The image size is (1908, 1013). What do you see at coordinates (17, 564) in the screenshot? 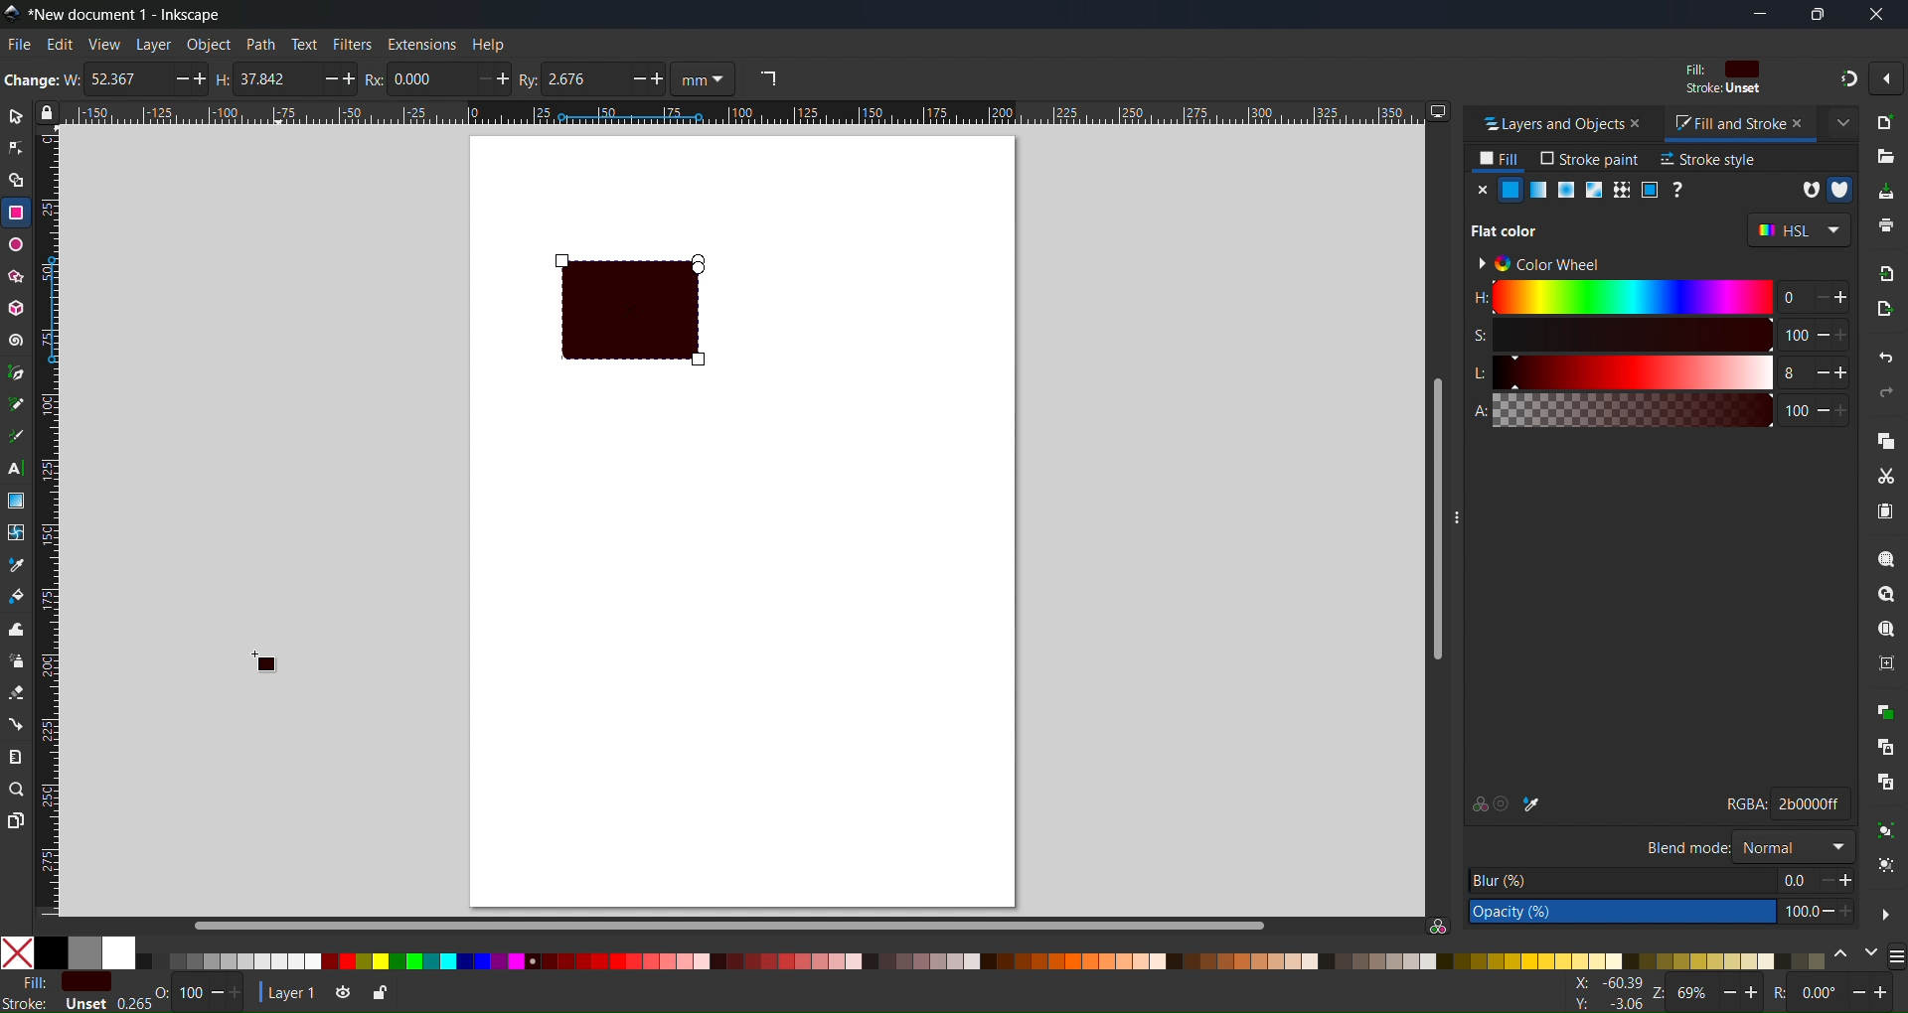
I see `Dropper tool` at bounding box center [17, 564].